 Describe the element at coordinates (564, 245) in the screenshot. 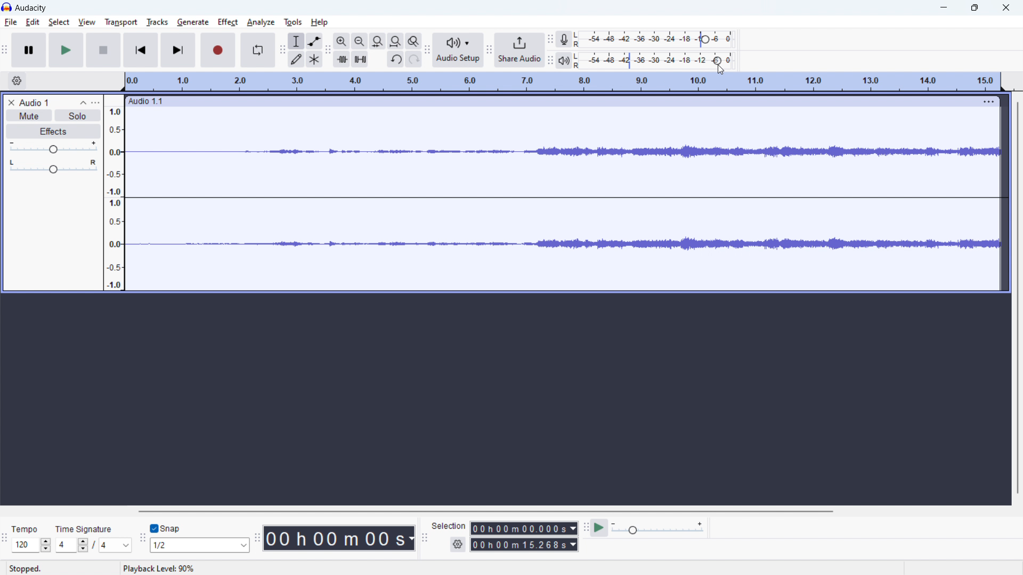

I see `waveform` at that location.